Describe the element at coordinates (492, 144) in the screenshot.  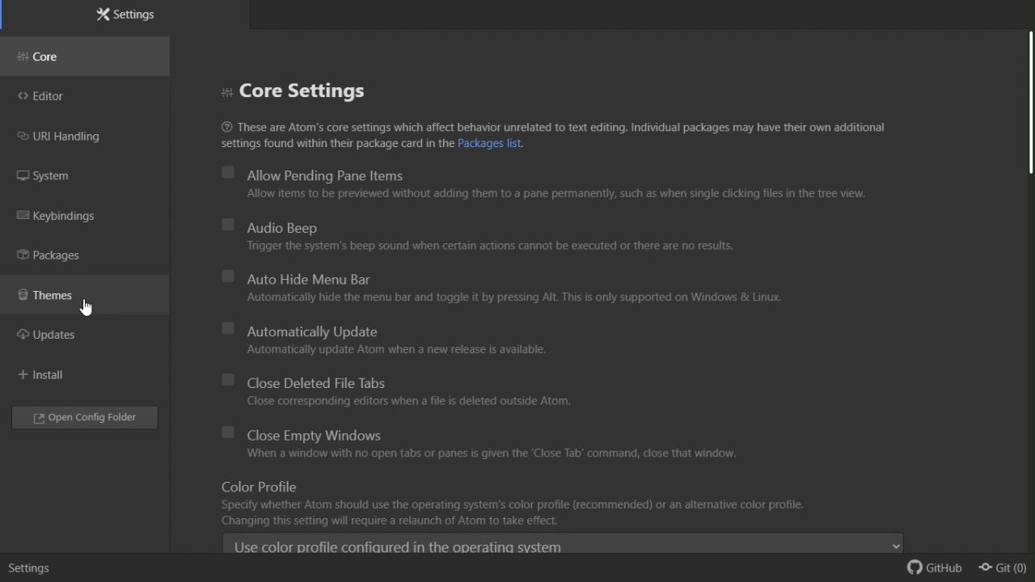
I see `hyperlink` at that location.